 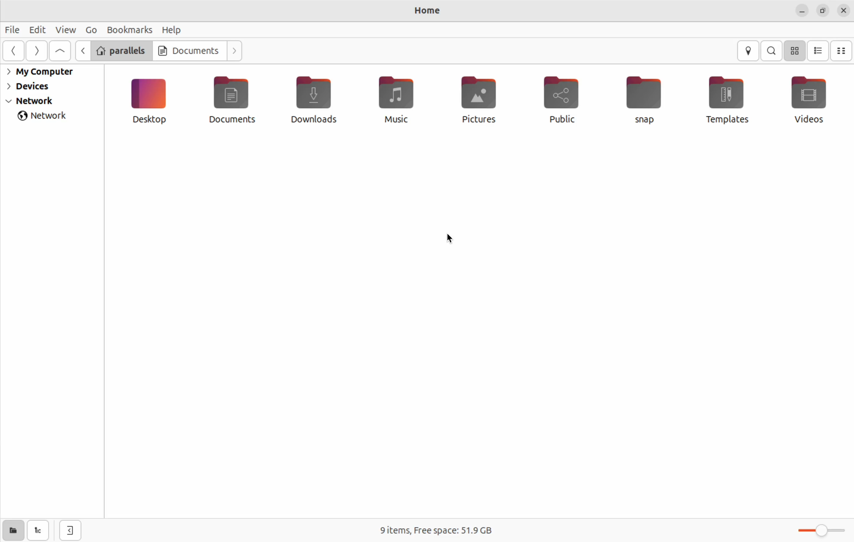 I want to click on Desktop, so click(x=152, y=101).